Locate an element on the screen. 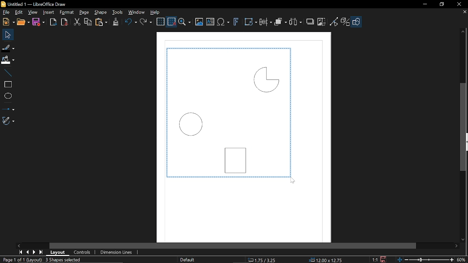 The image size is (468, 263). Move up is located at coordinates (464, 32).